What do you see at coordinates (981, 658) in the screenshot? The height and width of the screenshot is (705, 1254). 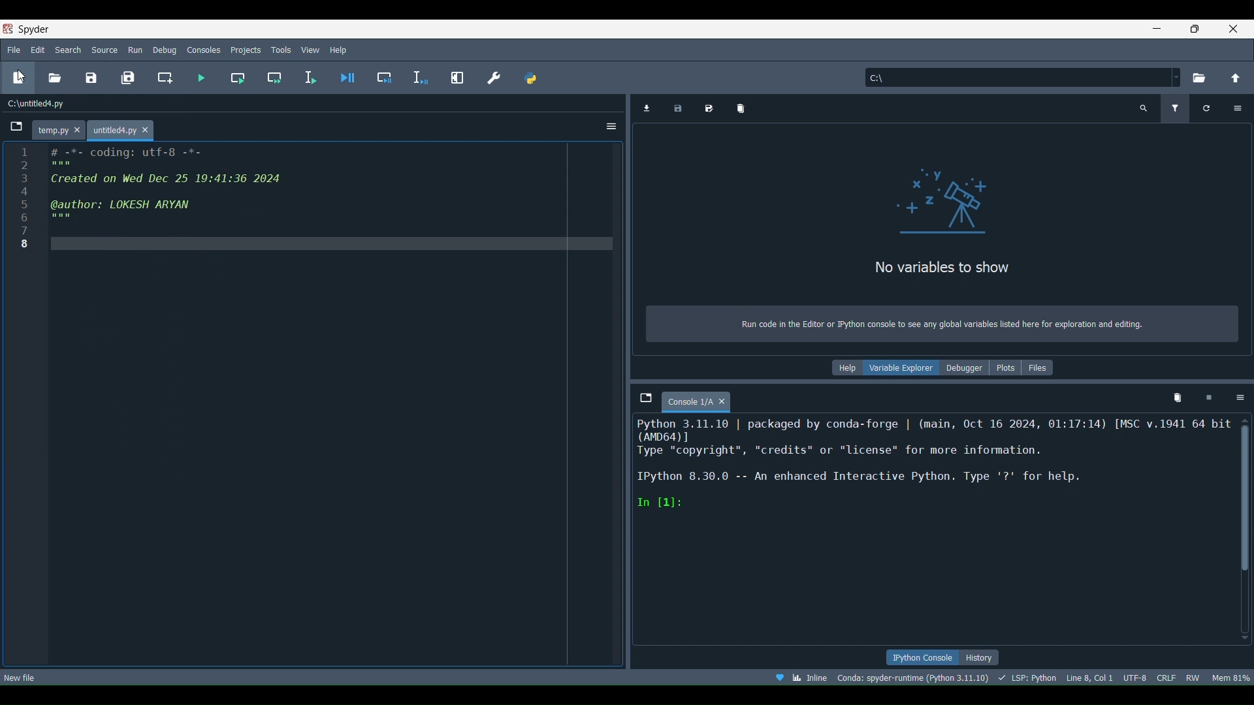 I see `History` at bounding box center [981, 658].